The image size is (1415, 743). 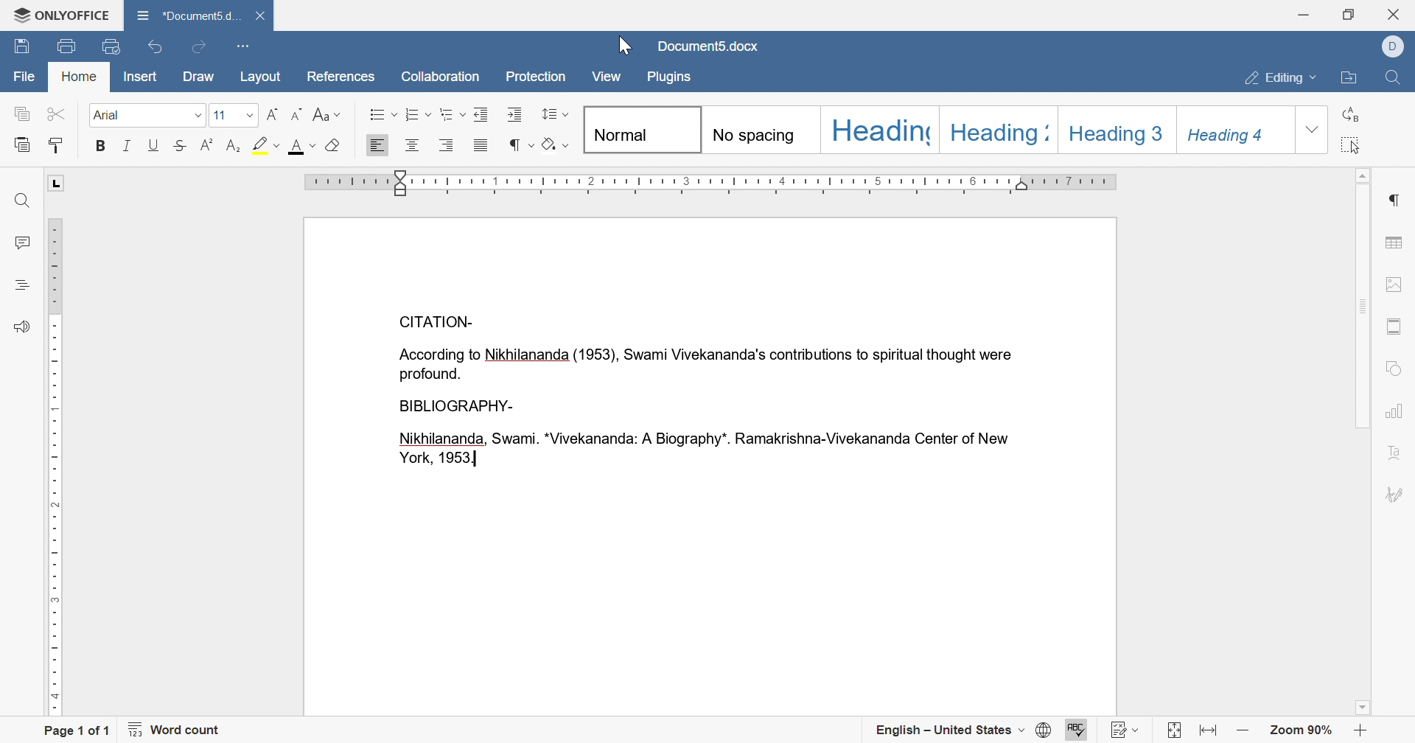 I want to click on bold, so click(x=103, y=145).